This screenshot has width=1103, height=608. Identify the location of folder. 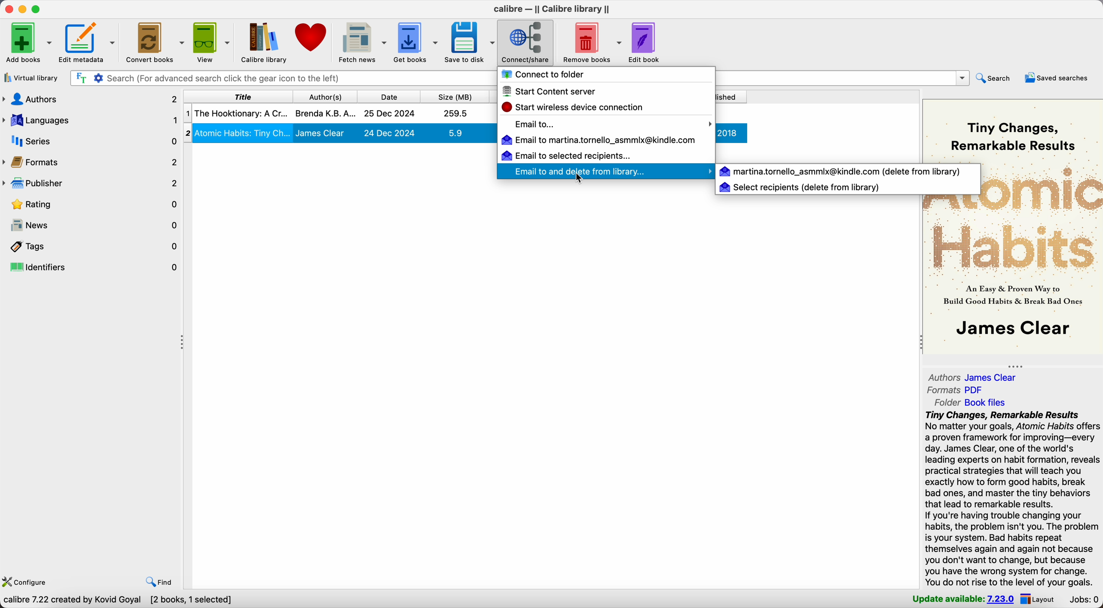
(966, 403).